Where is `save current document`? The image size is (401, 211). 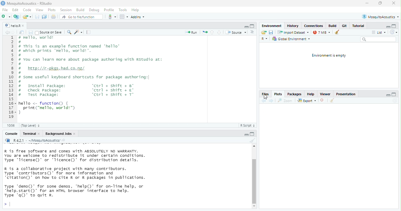 save current document is located at coordinates (38, 17).